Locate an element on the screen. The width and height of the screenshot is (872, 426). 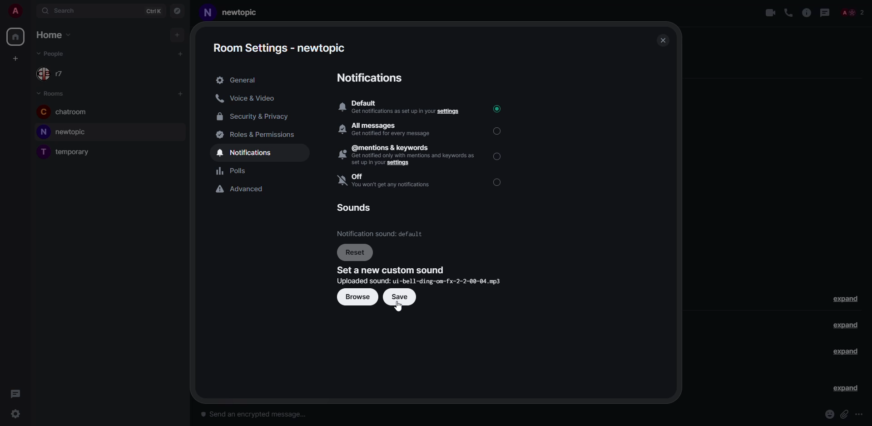
profile is located at coordinates (14, 10).